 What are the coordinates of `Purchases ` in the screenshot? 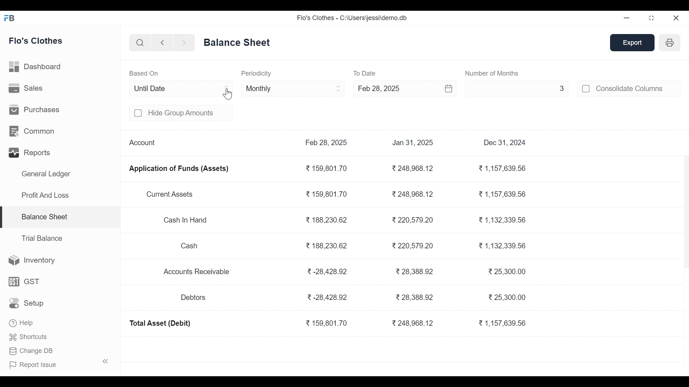 It's located at (34, 109).